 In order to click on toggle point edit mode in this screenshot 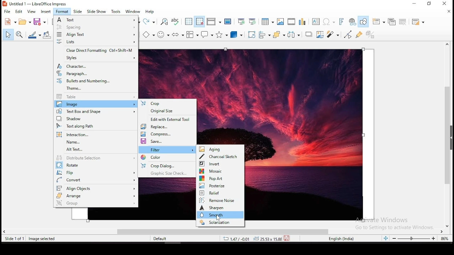, I will do `click(348, 34)`.